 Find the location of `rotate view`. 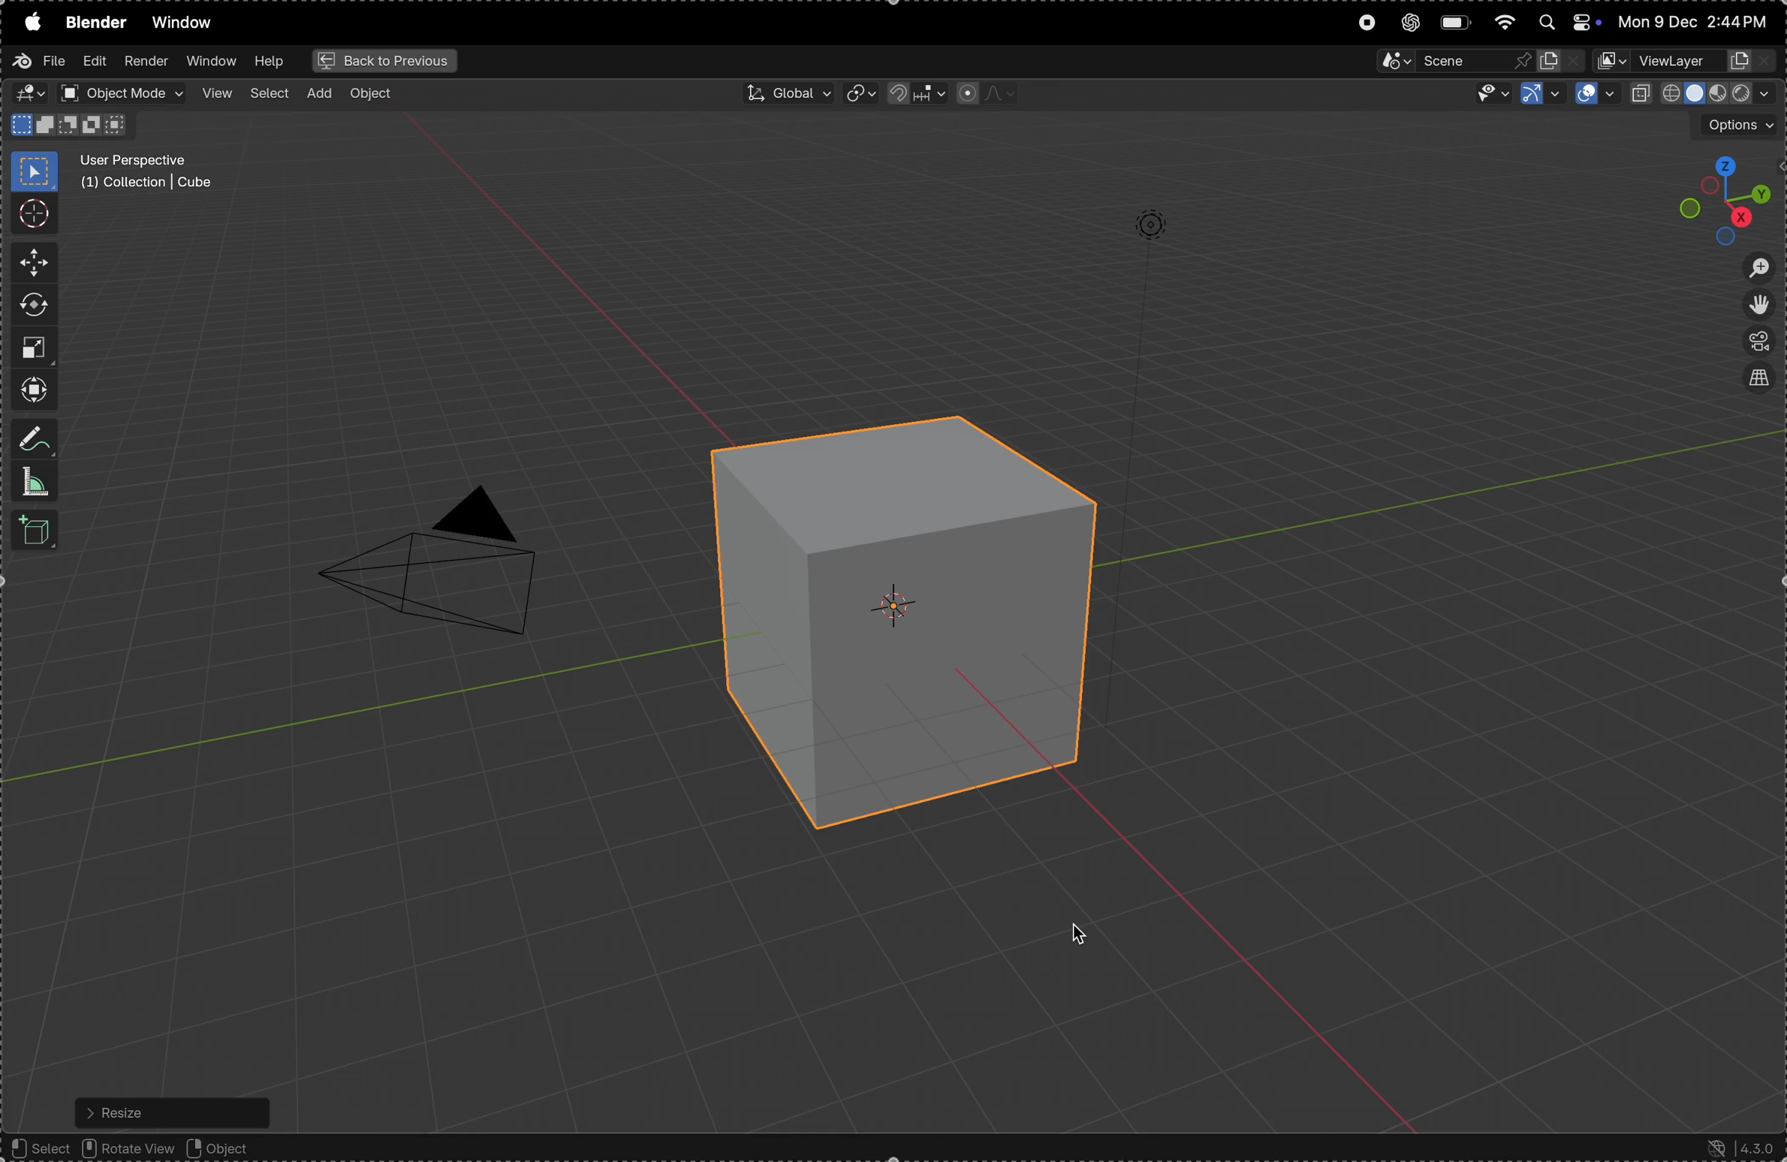

rotate view is located at coordinates (125, 1151).